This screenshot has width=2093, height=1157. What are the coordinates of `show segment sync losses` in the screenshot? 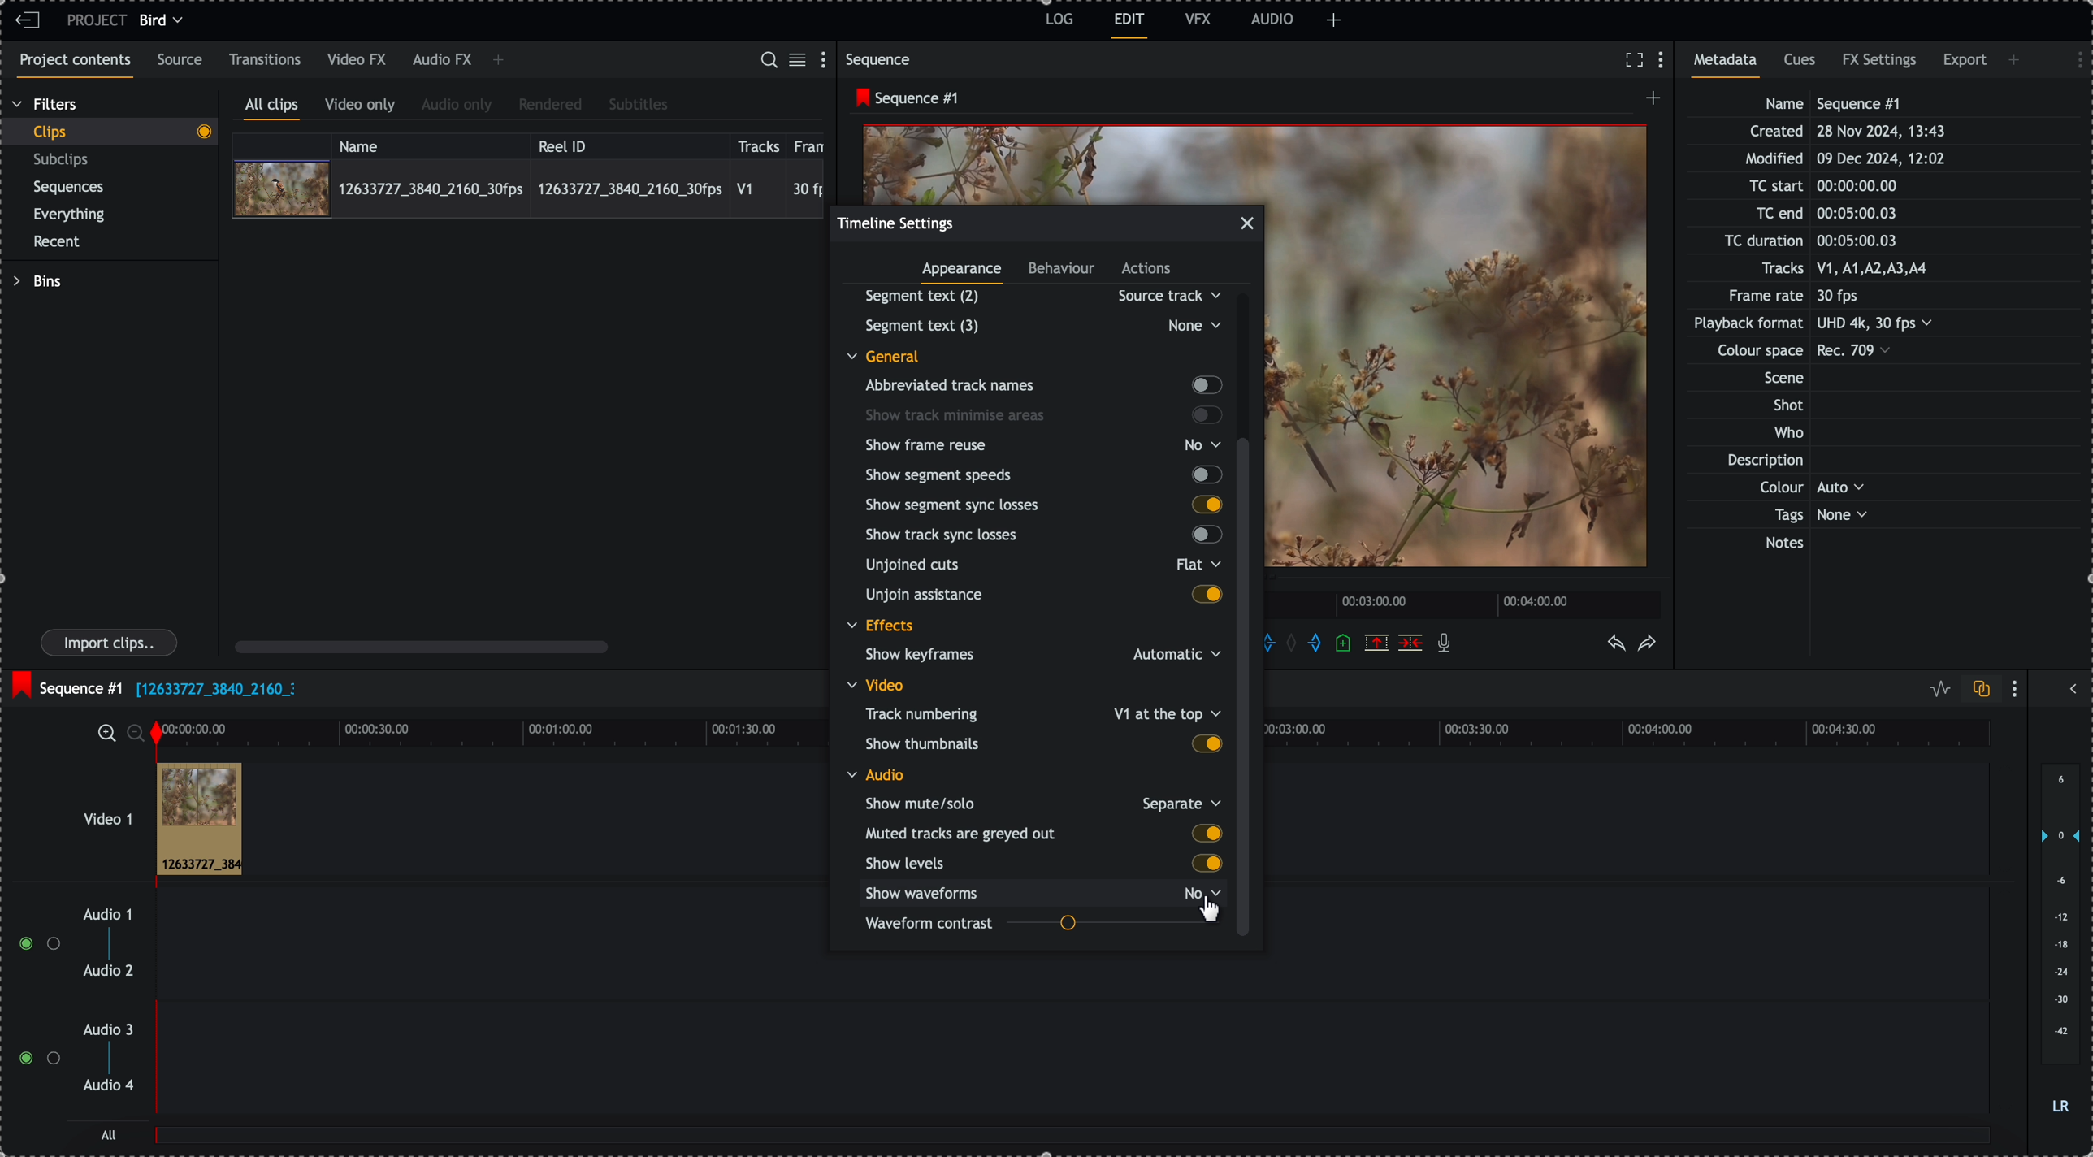 It's located at (1042, 504).